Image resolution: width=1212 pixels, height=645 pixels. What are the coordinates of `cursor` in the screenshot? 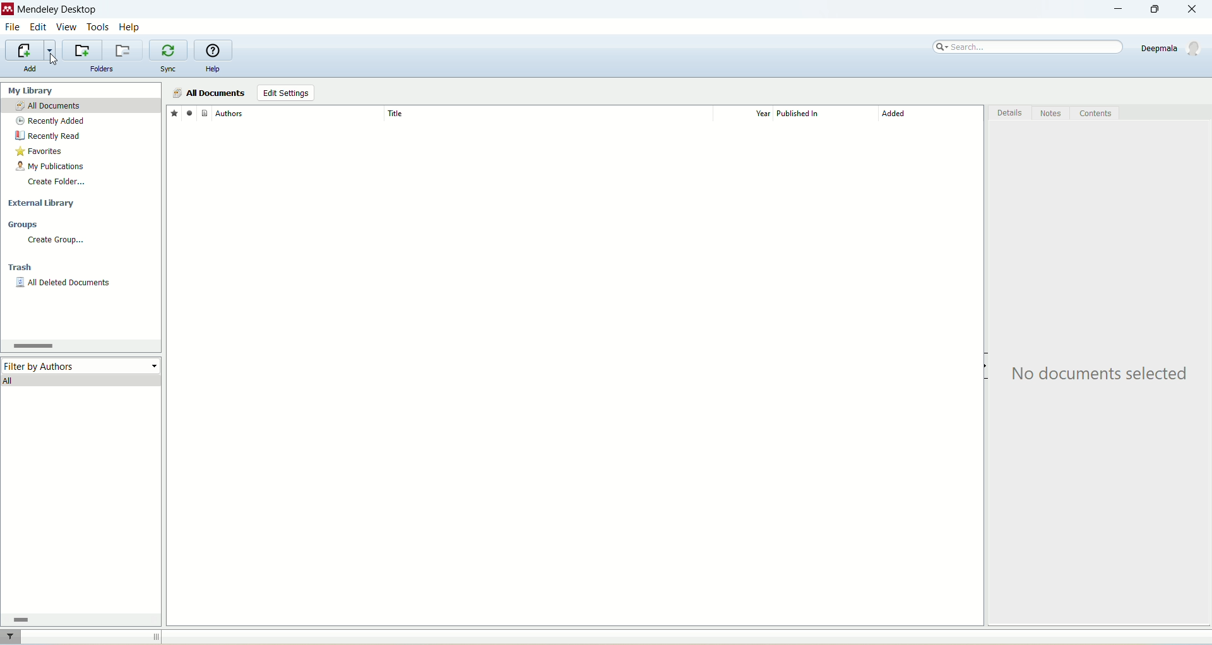 It's located at (52, 58).